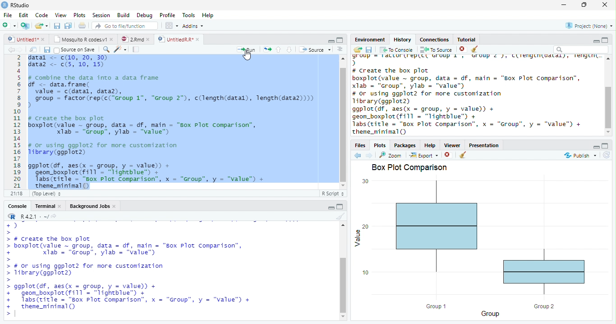 This screenshot has height=324, width=616. What do you see at coordinates (596, 147) in the screenshot?
I see `Minimize` at bounding box center [596, 147].